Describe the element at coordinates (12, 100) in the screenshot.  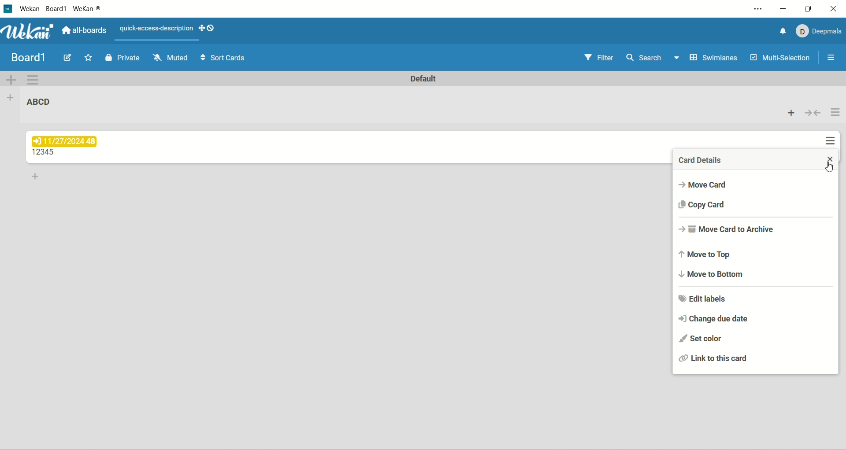
I see `add list` at that location.